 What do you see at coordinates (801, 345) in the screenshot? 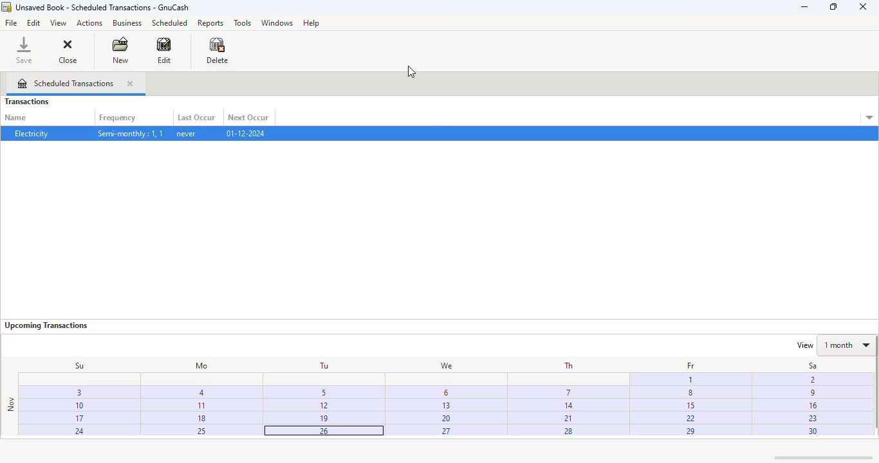
I see `view` at bounding box center [801, 345].